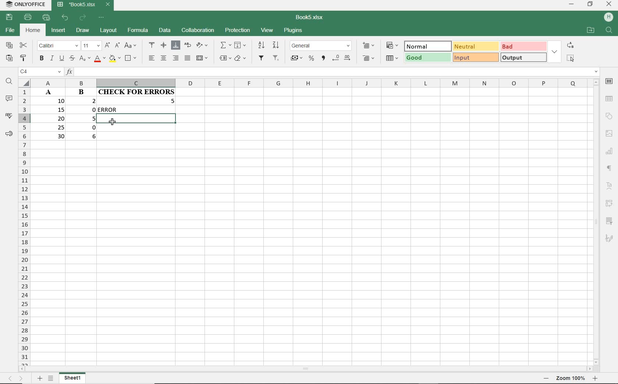 The width and height of the screenshot is (618, 384). What do you see at coordinates (597, 222) in the screenshot?
I see `SCROLLBAR` at bounding box center [597, 222].